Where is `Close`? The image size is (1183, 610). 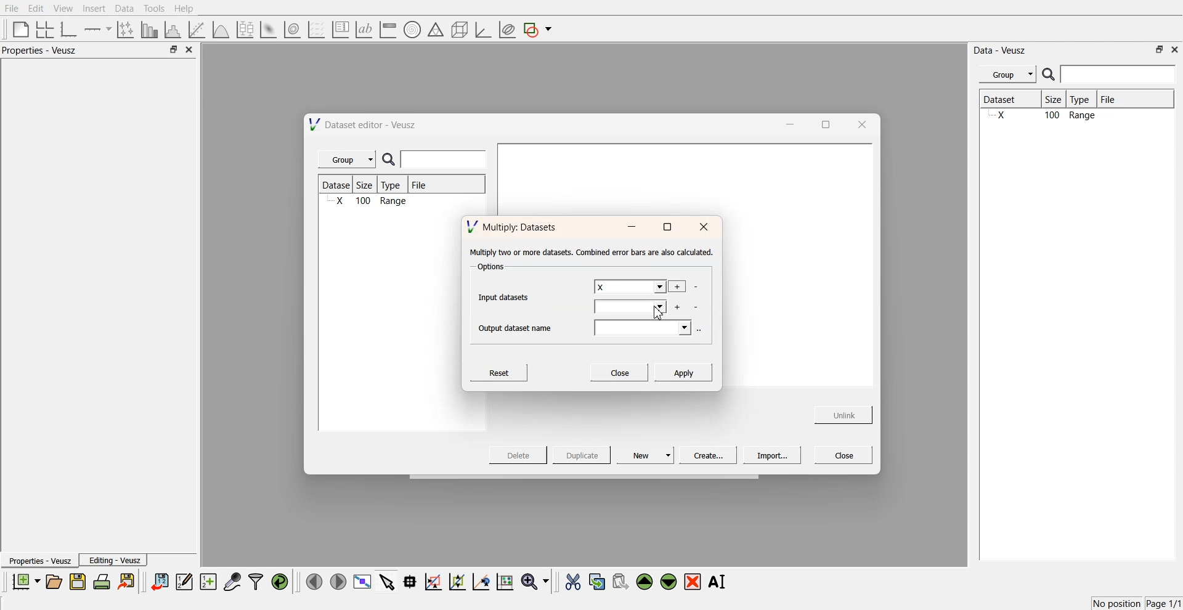
Close is located at coordinates (844, 454).